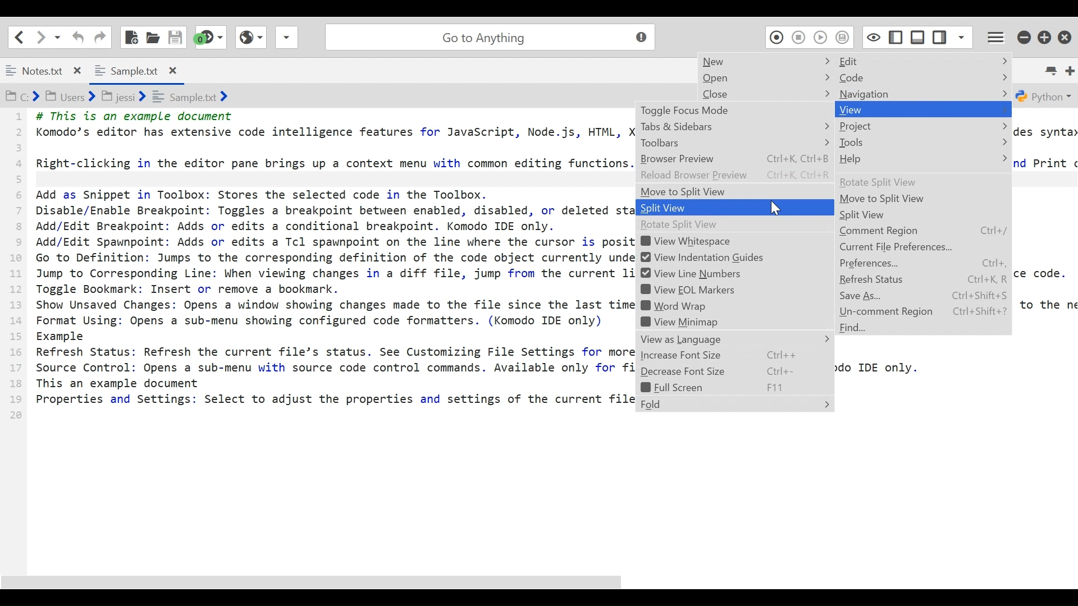 This screenshot has width=1078, height=606. I want to click on Split View, so click(922, 215).